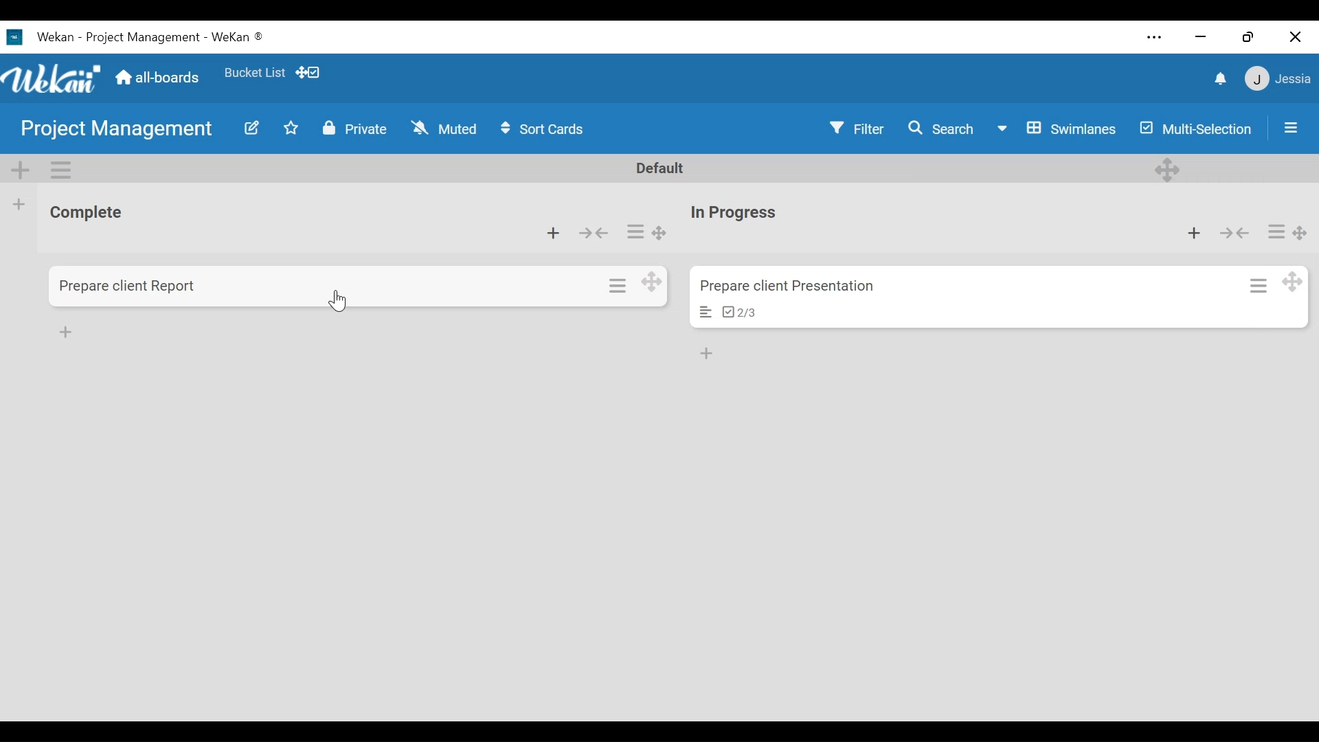  Describe the element at coordinates (20, 204) in the screenshot. I see `Add list` at that location.